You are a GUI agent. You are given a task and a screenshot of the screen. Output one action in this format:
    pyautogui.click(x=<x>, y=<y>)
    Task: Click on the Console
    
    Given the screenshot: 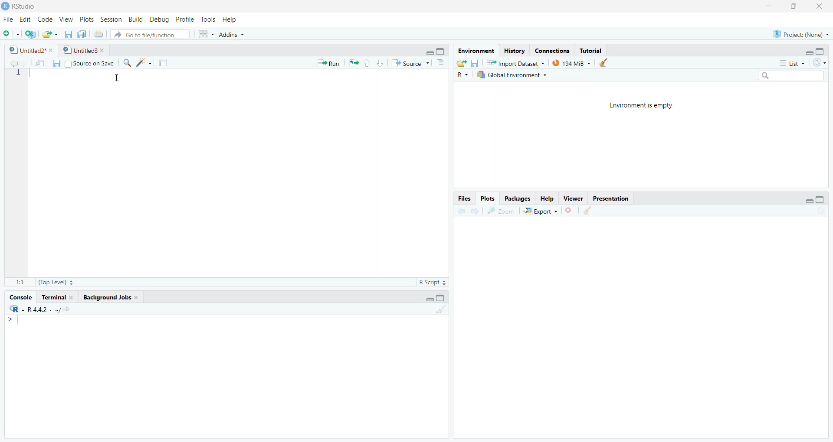 What is the action you would take?
    pyautogui.click(x=18, y=298)
    